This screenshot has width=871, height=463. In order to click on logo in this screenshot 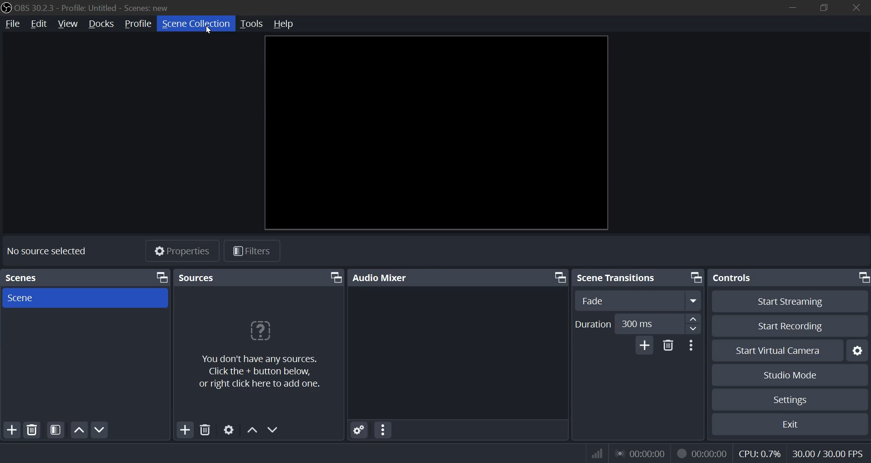, I will do `click(6, 7)`.